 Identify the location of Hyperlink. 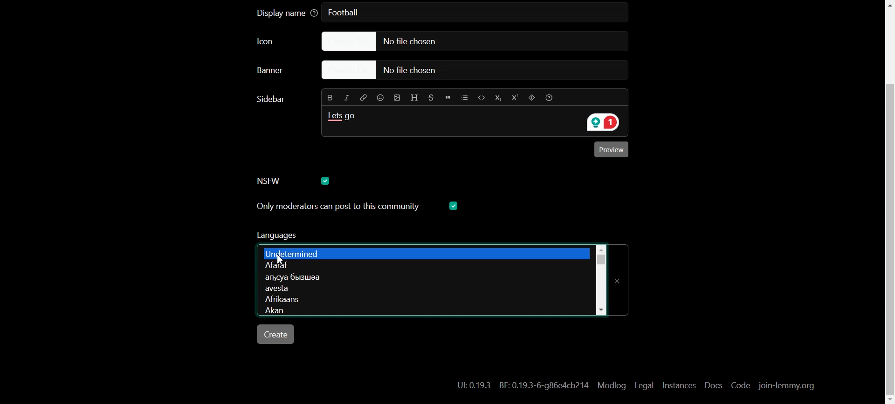
(364, 97).